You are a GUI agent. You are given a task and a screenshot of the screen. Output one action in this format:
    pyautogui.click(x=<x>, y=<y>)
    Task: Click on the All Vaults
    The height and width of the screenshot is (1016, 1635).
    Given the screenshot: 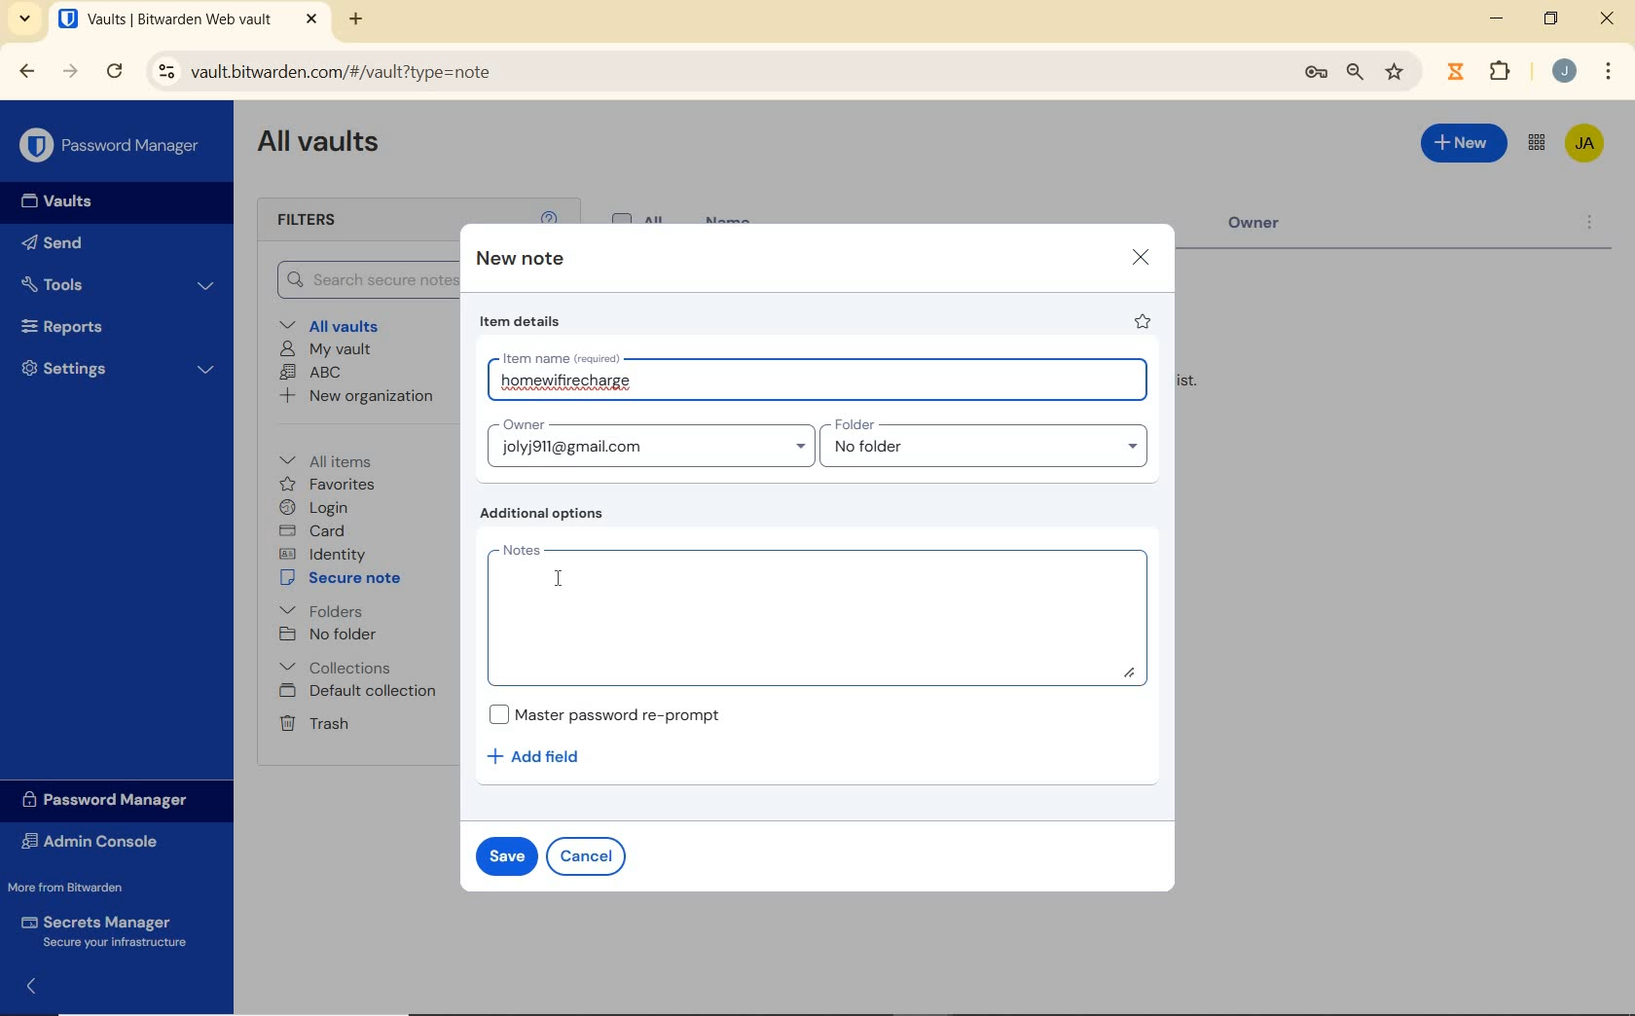 What is the action you would take?
    pyautogui.click(x=319, y=145)
    